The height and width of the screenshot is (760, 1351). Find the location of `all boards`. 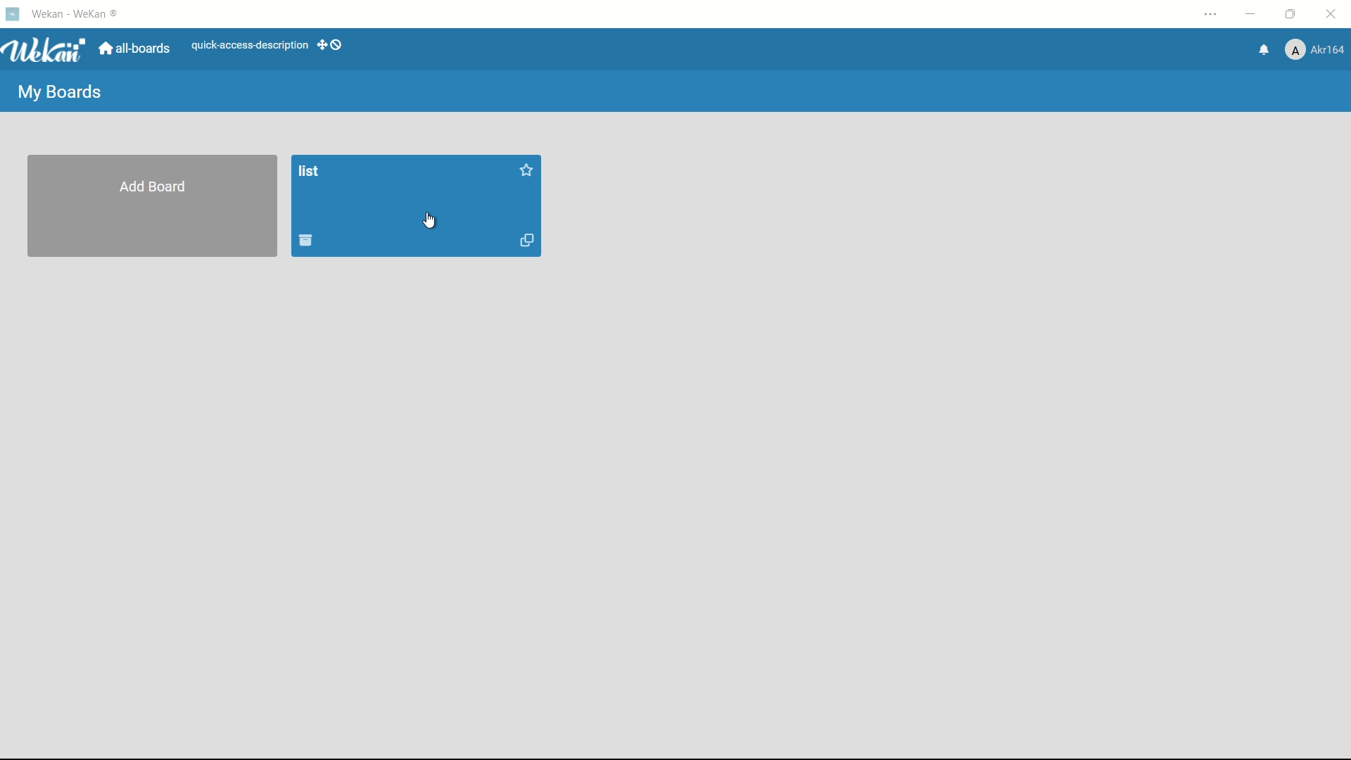

all boards is located at coordinates (136, 49).